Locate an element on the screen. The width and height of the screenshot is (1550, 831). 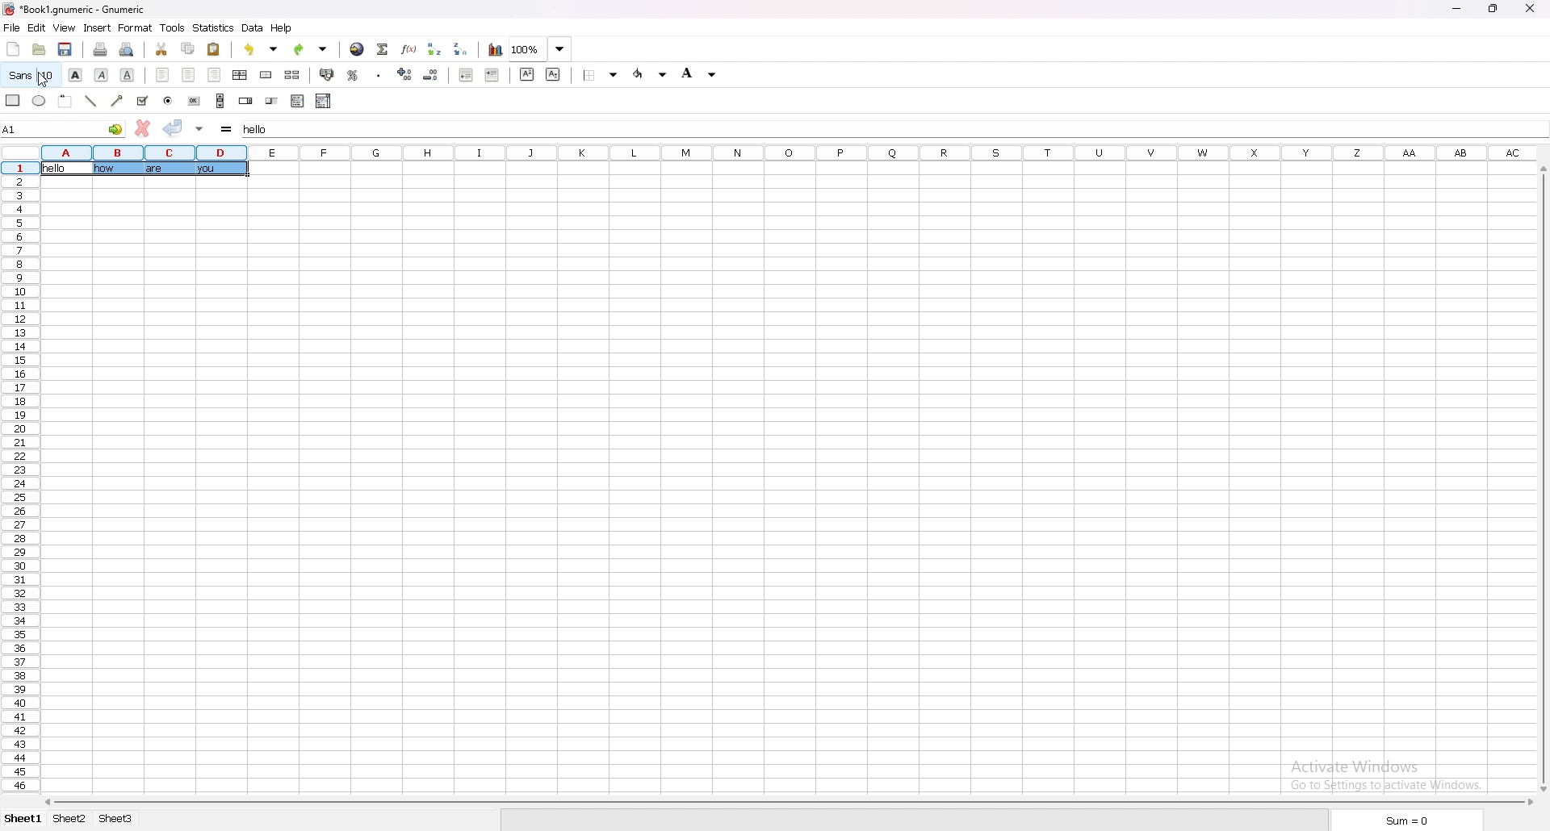
combo box is located at coordinates (324, 101).